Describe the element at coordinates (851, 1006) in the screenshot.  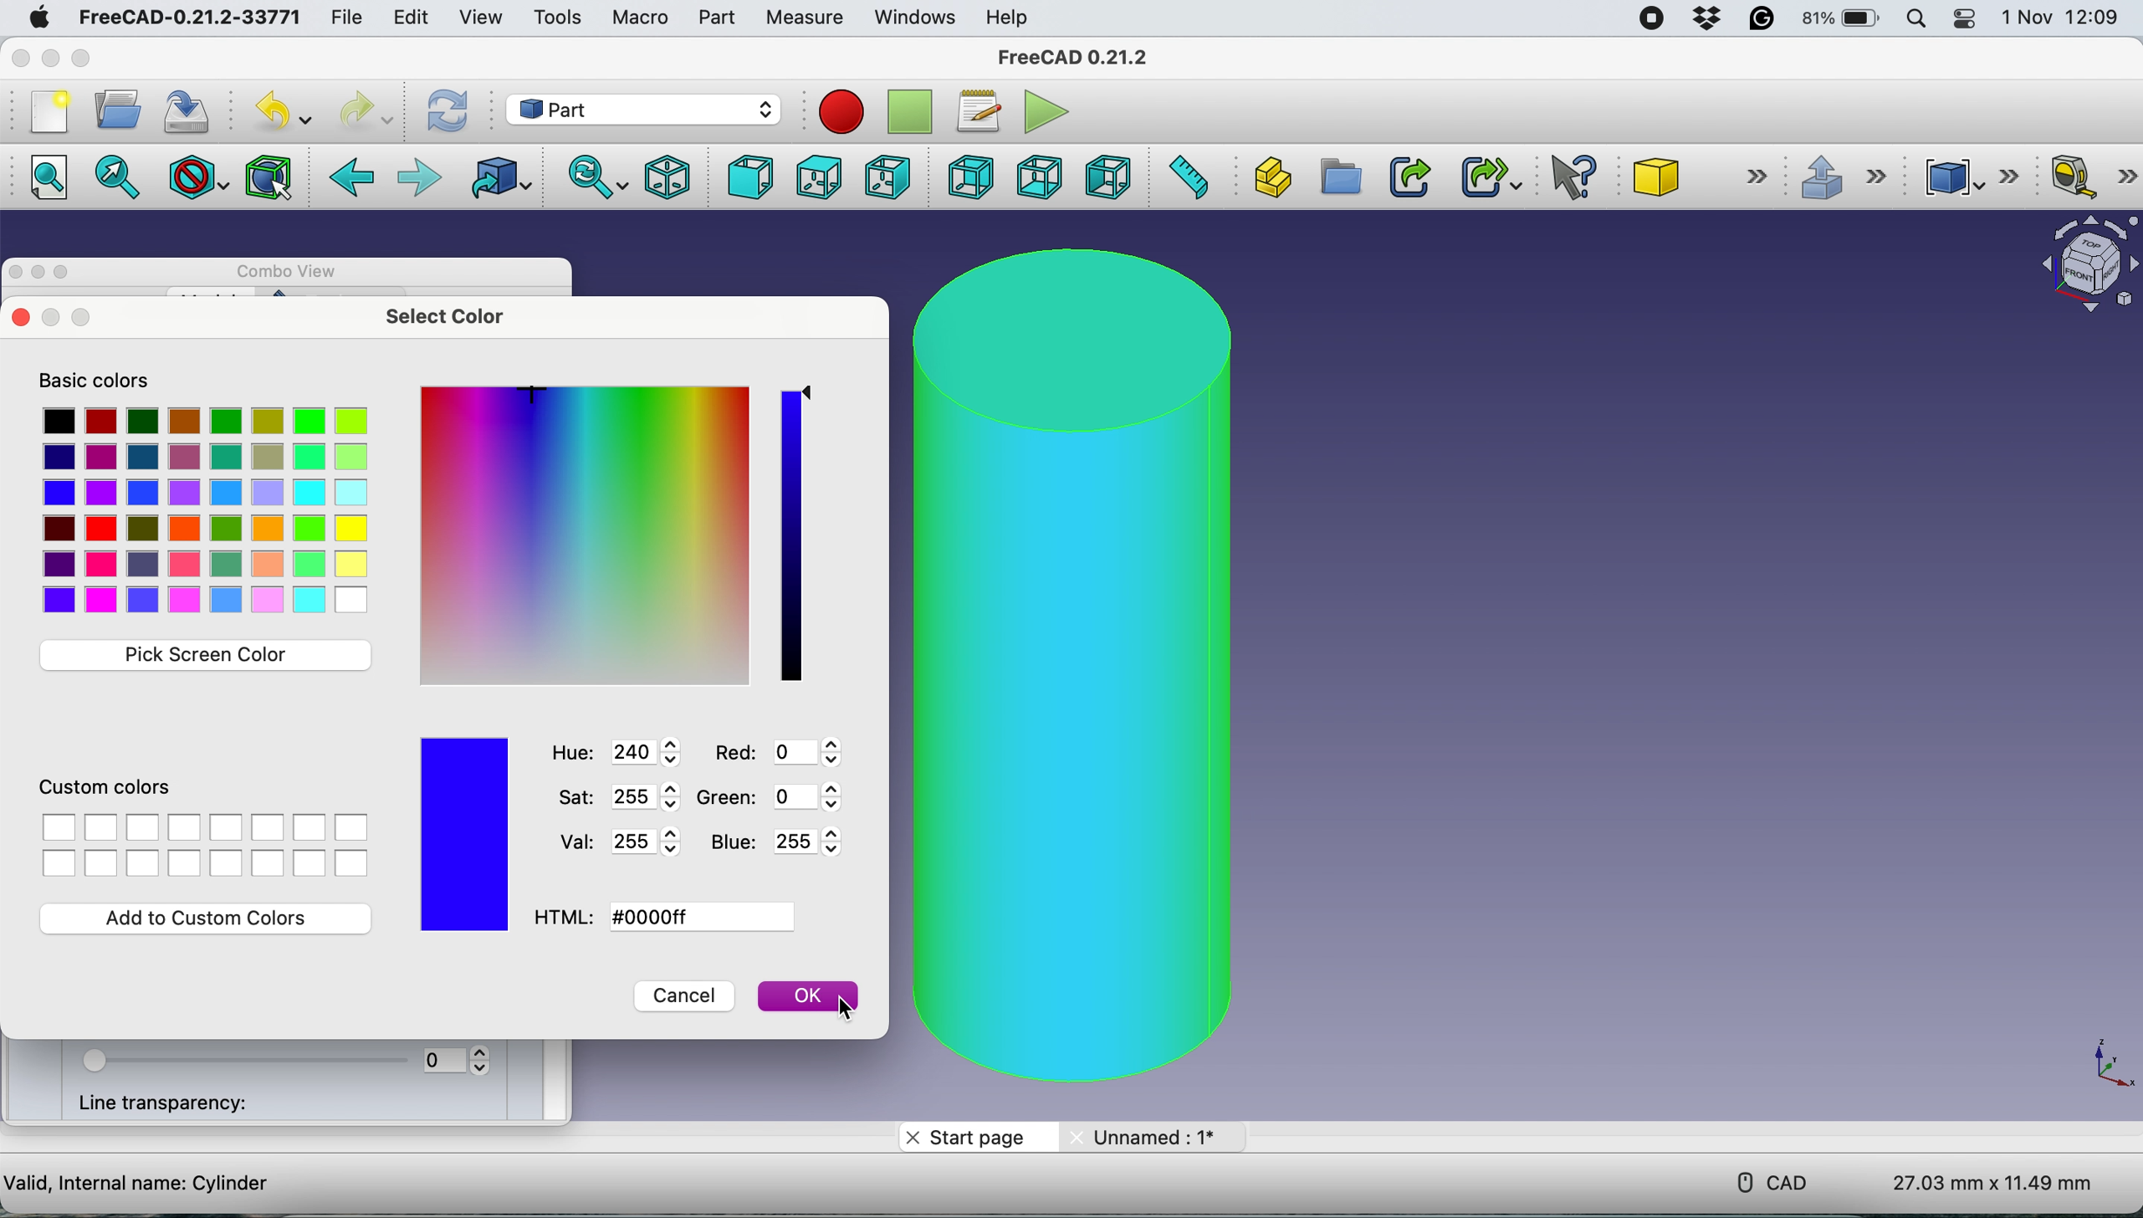
I see `cursor` at that location.